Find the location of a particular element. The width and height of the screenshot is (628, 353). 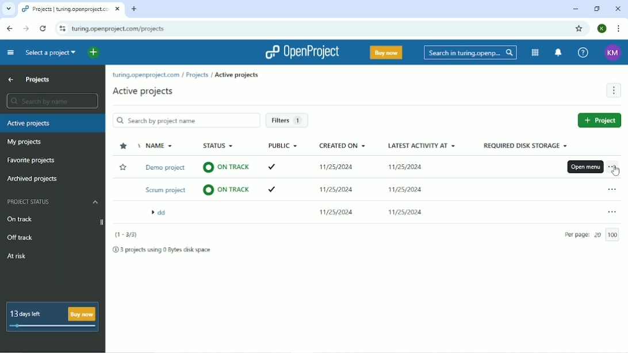

on track is located at coordinates (224, 168).